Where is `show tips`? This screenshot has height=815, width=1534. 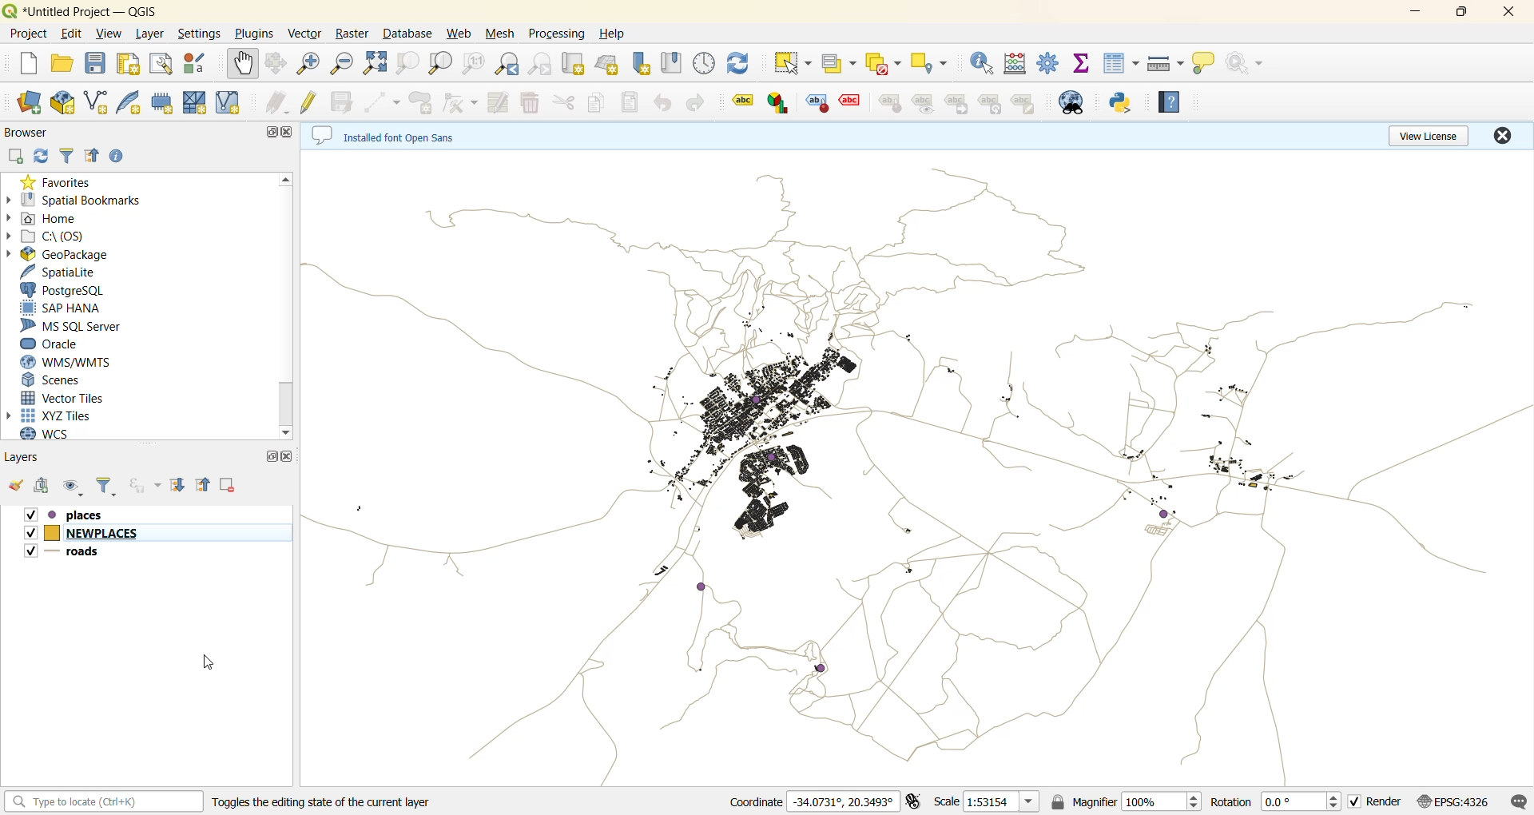 show tips is located at coordinates (1207, 64).